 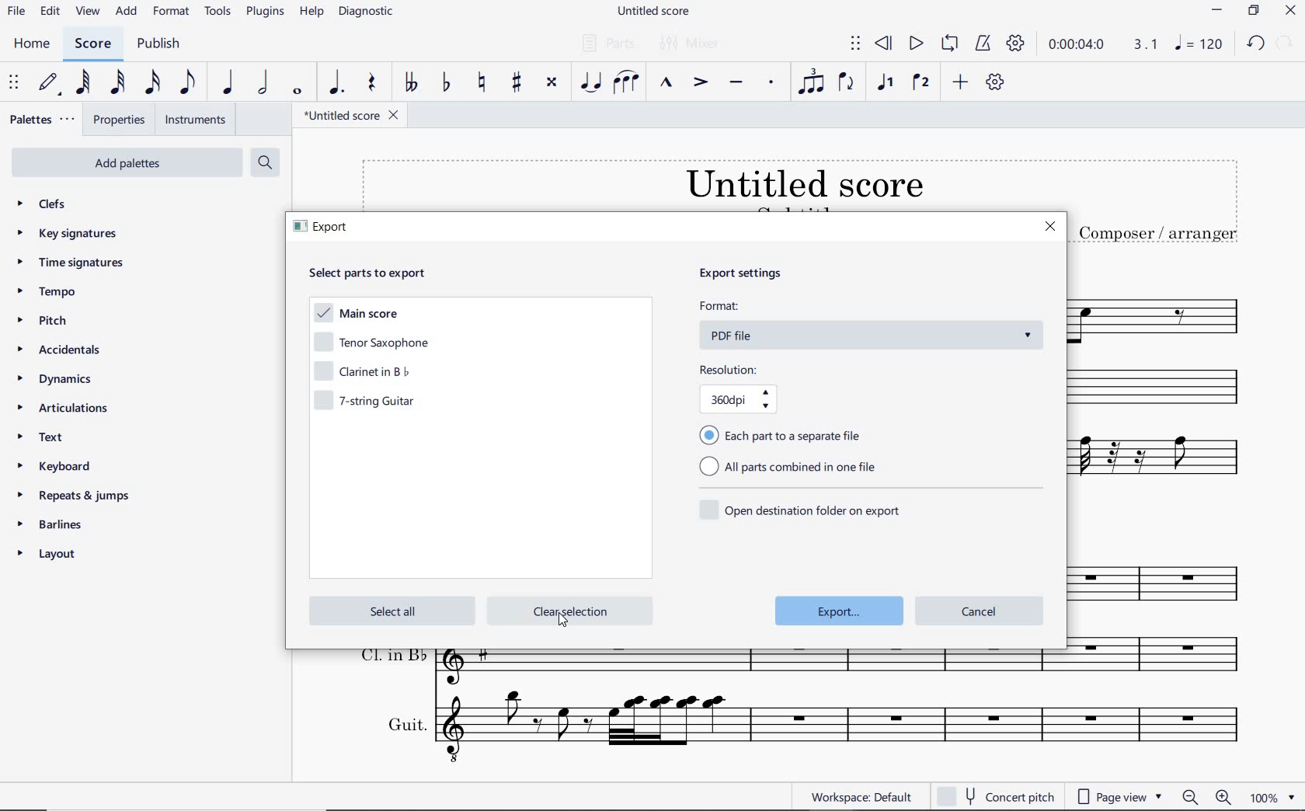 What do you see at coordinates (948, 45) in the screenshot?
I see `LOOP PLAYBACK` at bounding box center [948, 45].